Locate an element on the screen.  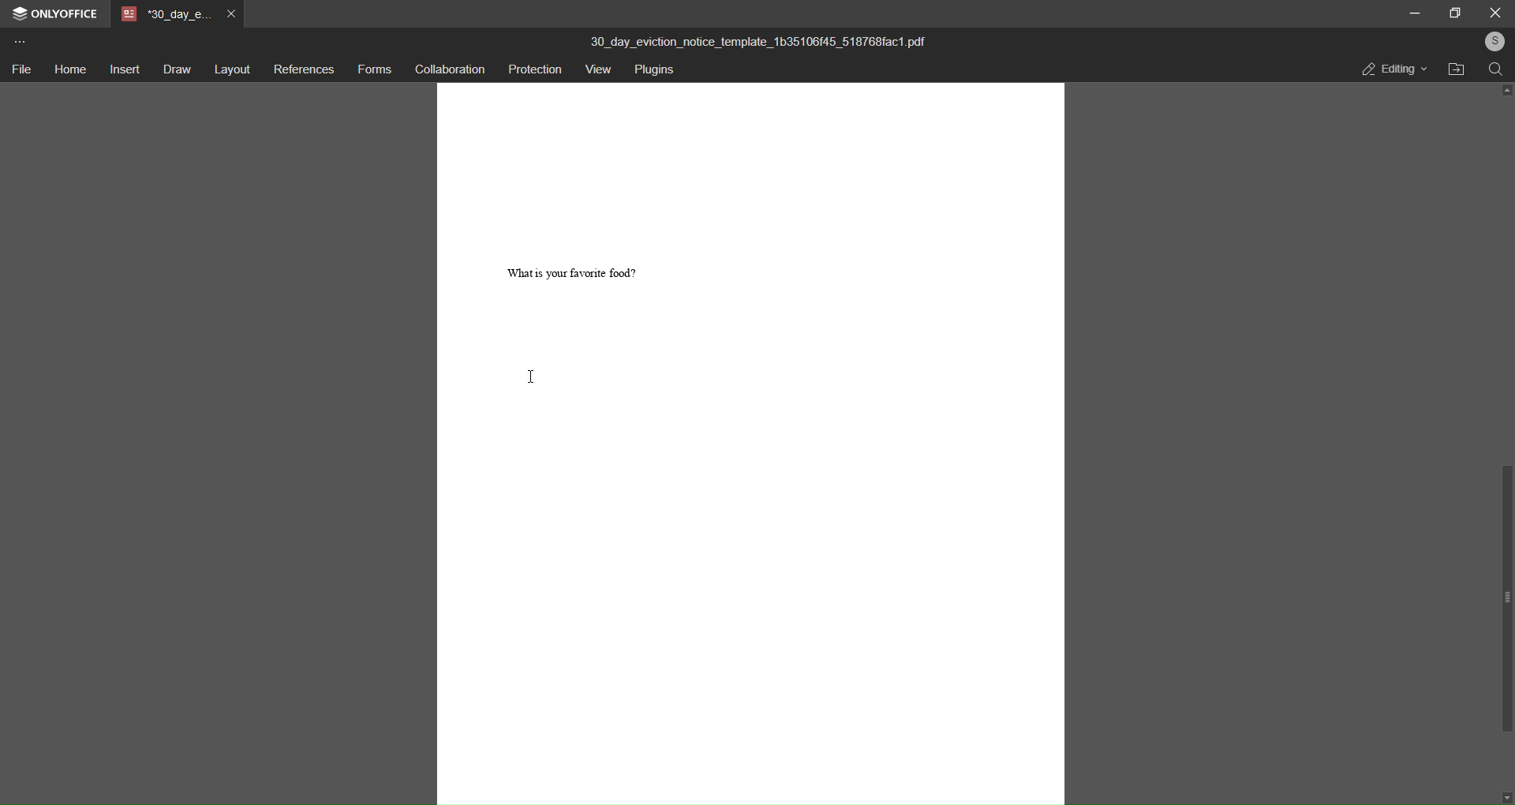
layout is located at coordinates (230, 68).